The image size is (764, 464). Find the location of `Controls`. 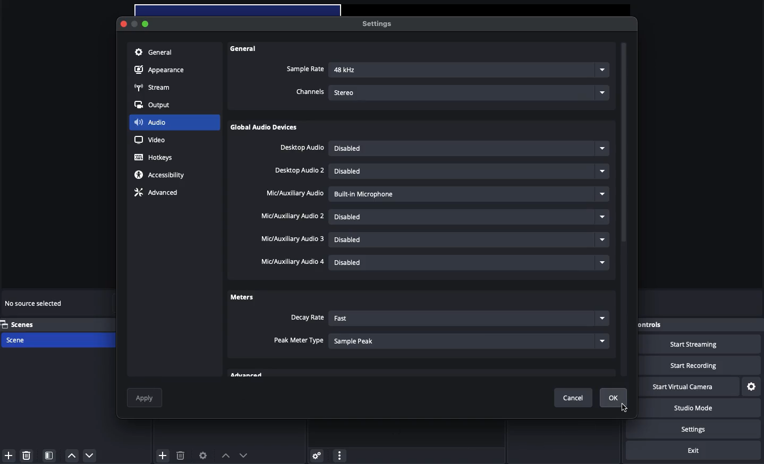

Controls is located at coordinates (666, 325).